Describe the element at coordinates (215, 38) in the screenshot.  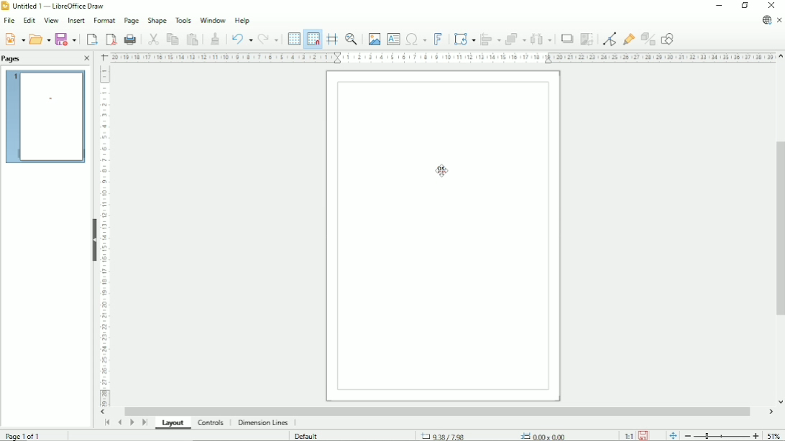
I see `Clone formatting` at that location.